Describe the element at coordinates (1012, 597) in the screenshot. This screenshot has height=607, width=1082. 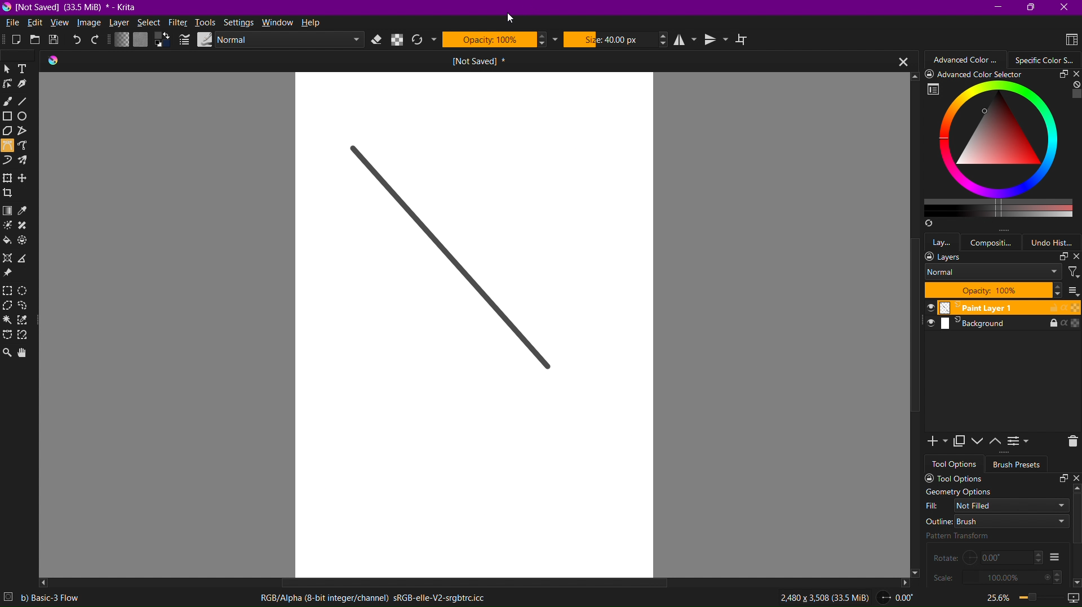
I see `Zoom` at that location.